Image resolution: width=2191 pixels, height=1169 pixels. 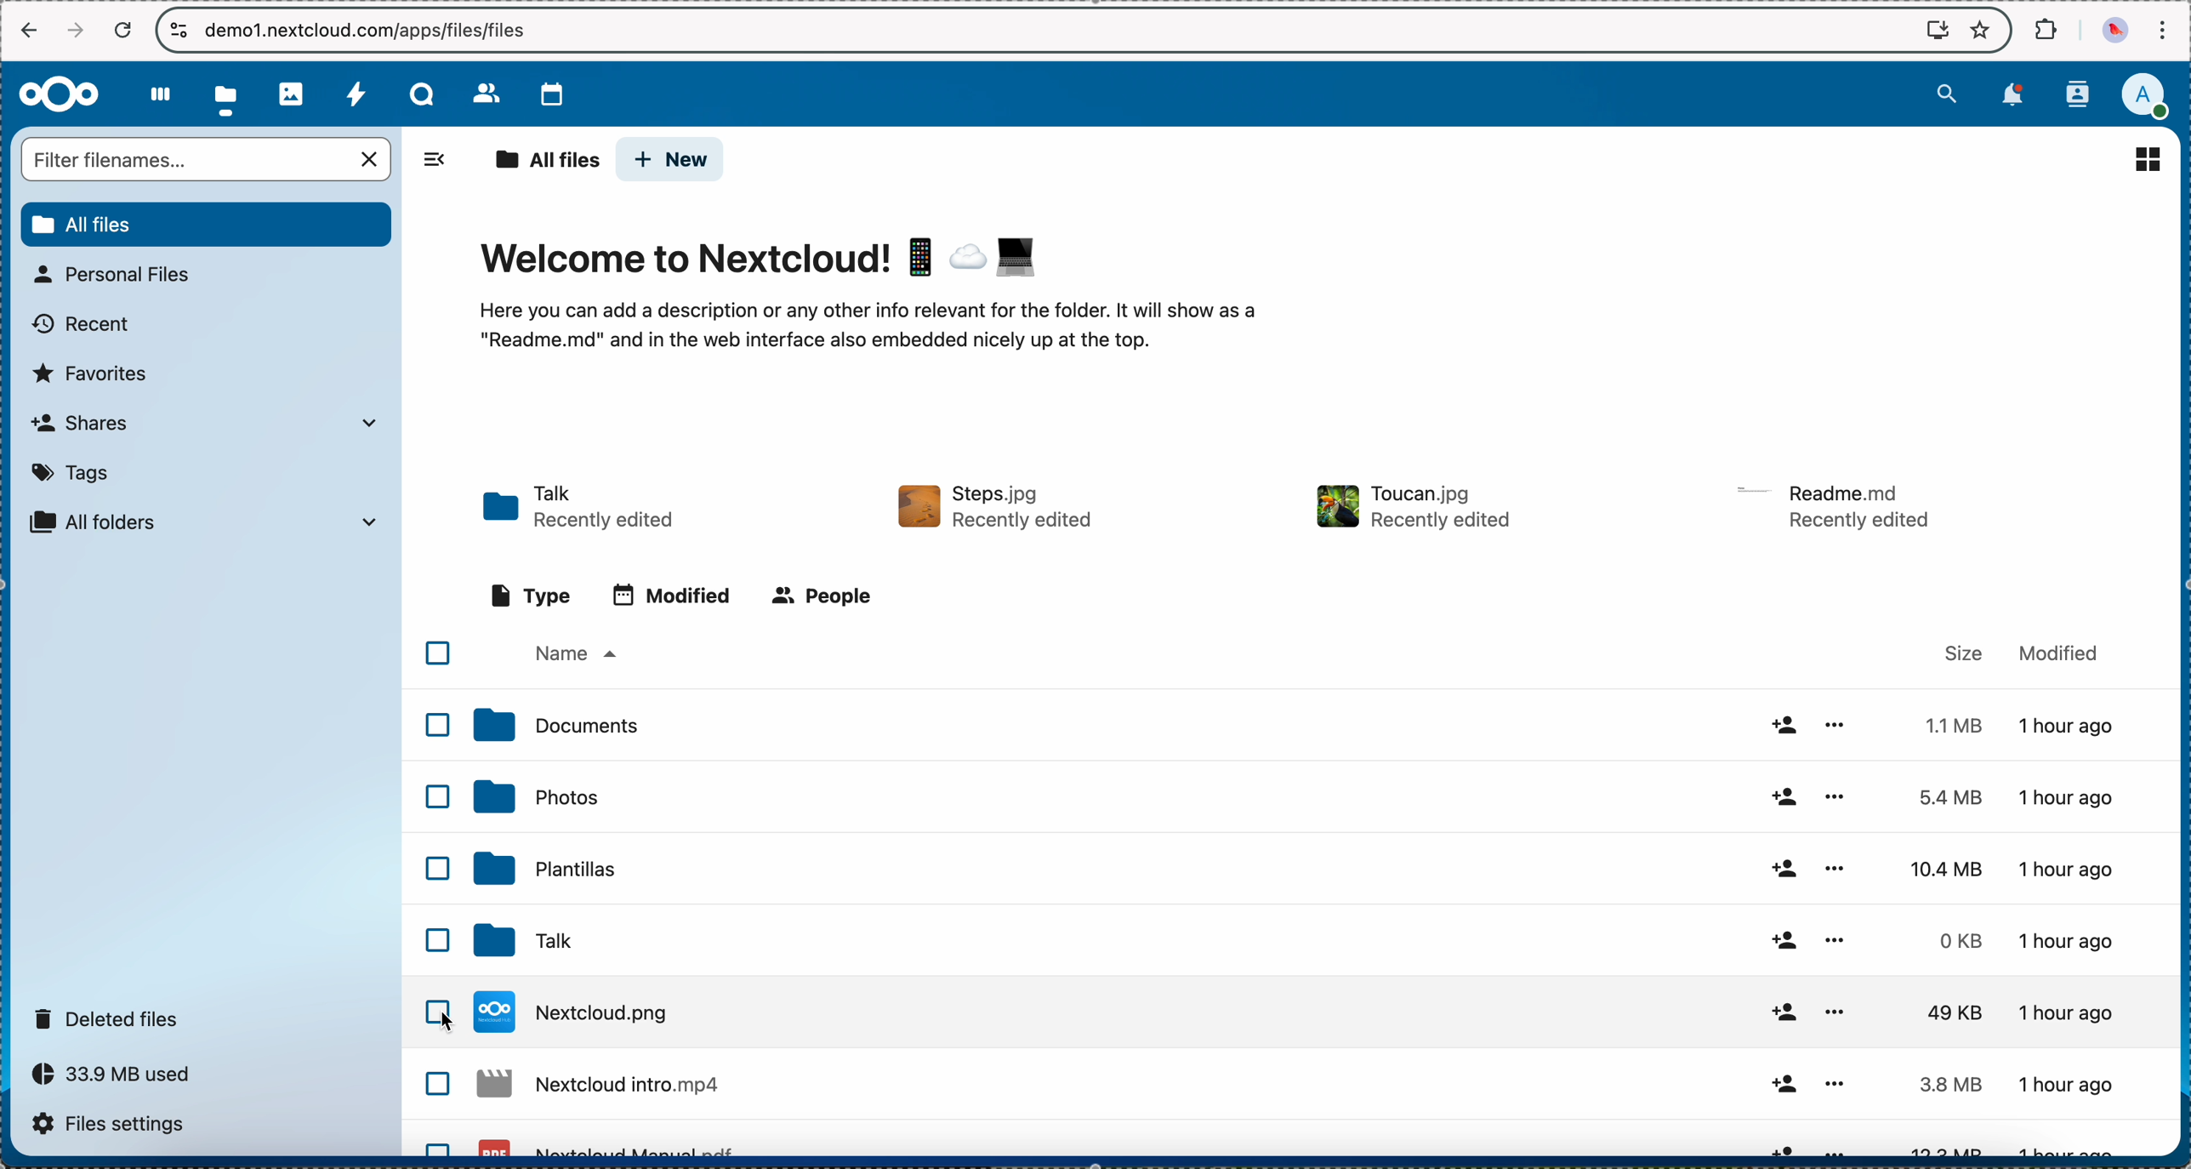 What do you see at coordinates (1289, 1012) in the screenshot?
I see `click on Nextcloud.jpg` at bounding box center [1289, 1012].